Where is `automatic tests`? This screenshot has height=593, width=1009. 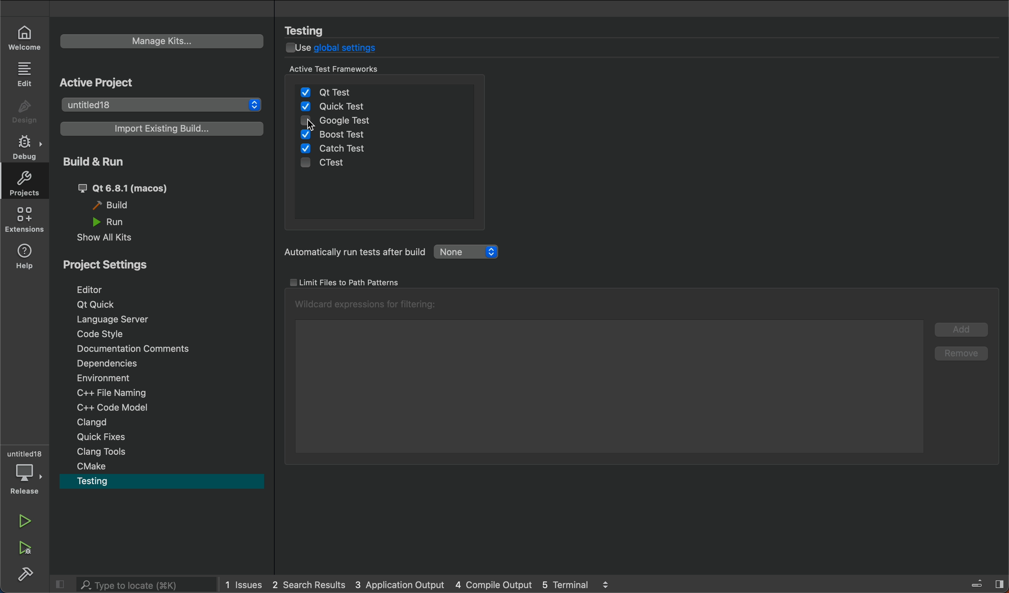
automatic tests is located at coordinates (394, 253).